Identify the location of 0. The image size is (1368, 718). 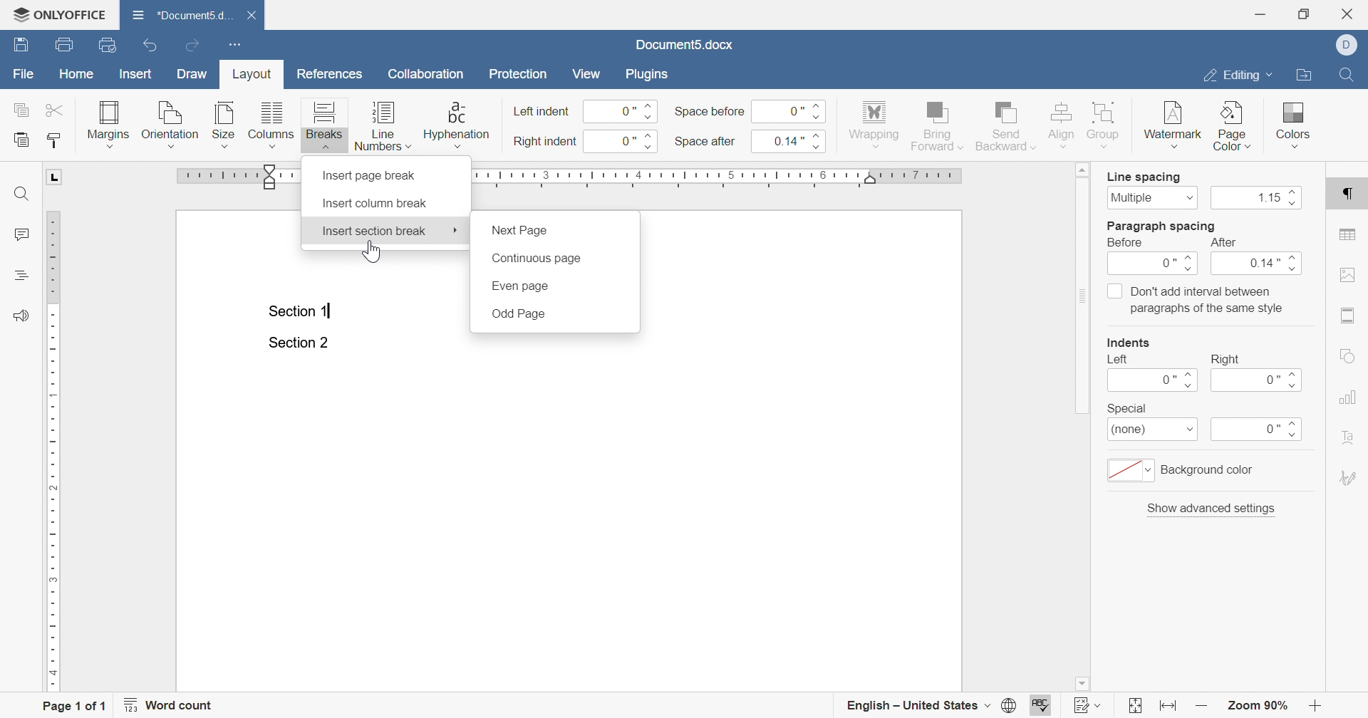
(1152, 380).